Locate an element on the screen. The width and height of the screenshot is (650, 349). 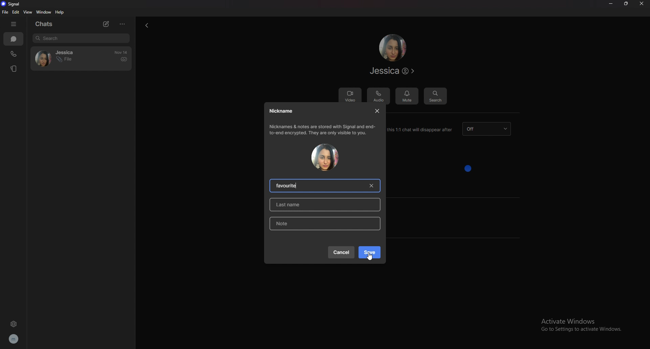
first name is located at coordinates (289, 185).